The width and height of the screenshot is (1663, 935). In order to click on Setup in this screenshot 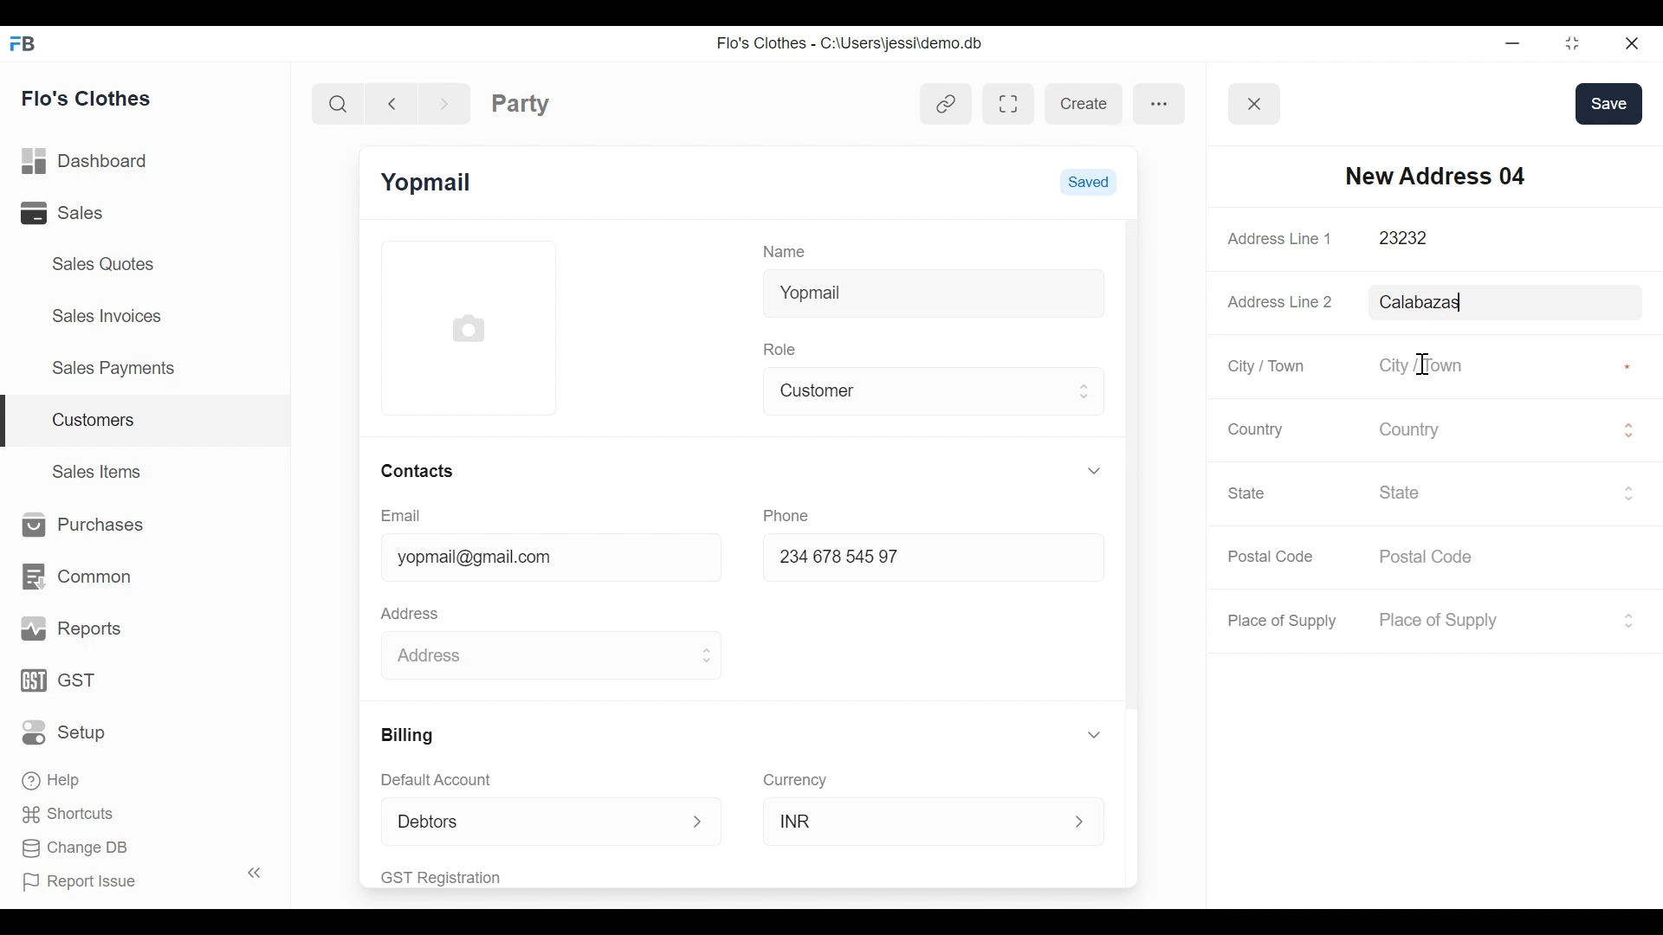, I will do `click(68, 732)`.